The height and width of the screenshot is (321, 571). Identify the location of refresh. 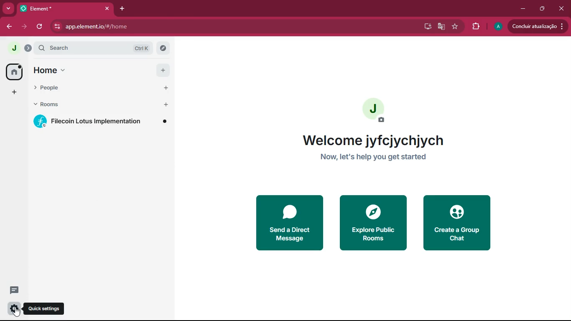
(41, 26).